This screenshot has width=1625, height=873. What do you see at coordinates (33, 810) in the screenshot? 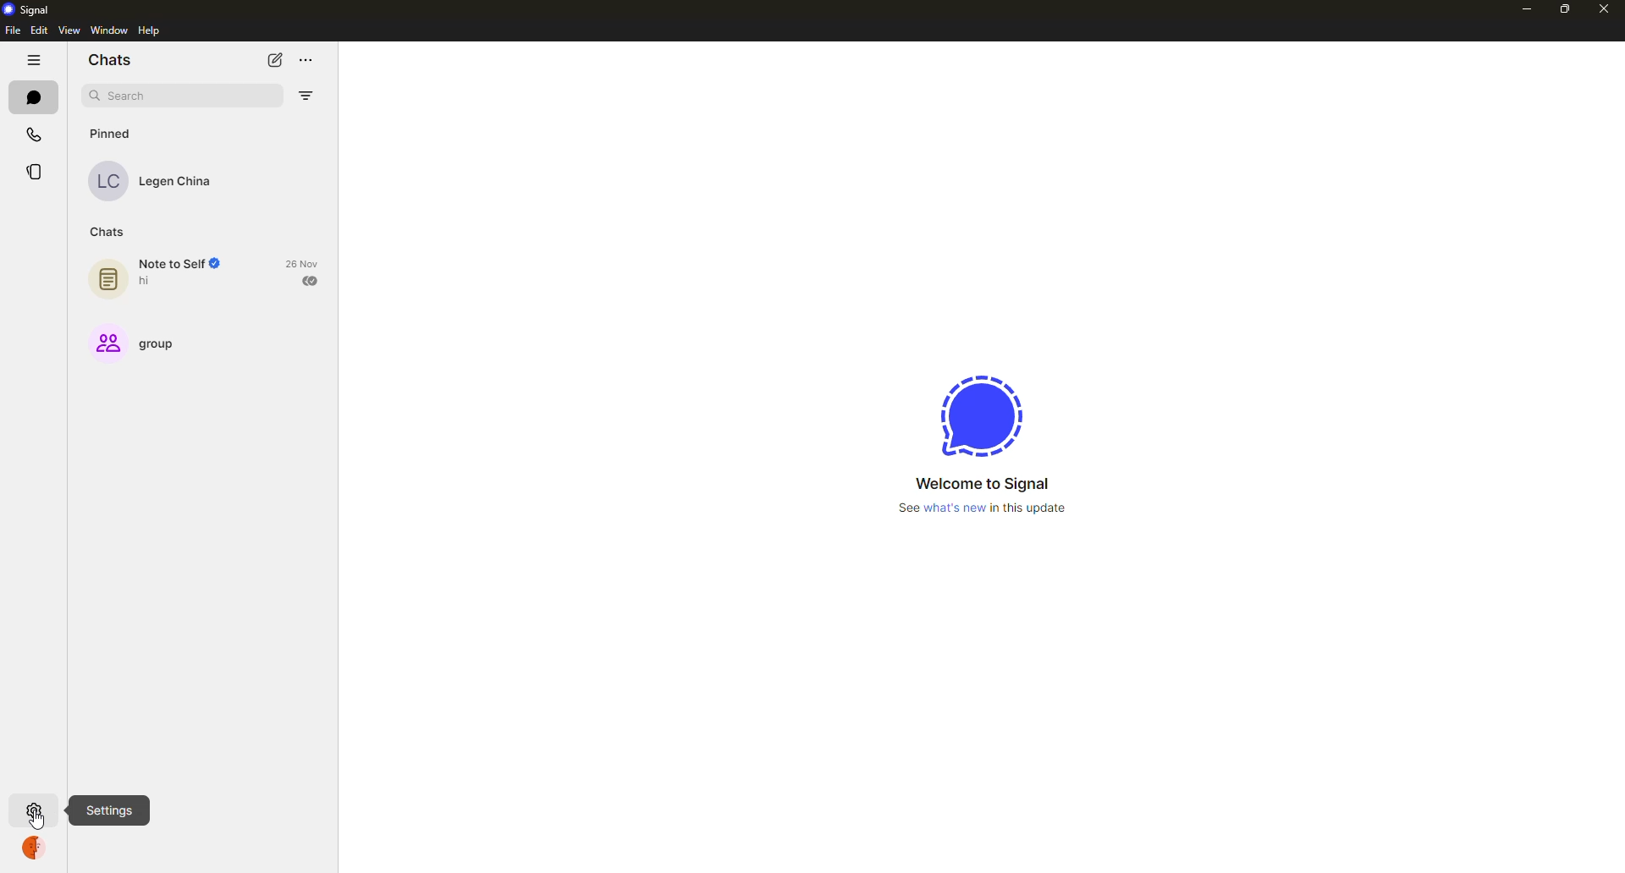
I see `settings` at bounding box center [33, 810].